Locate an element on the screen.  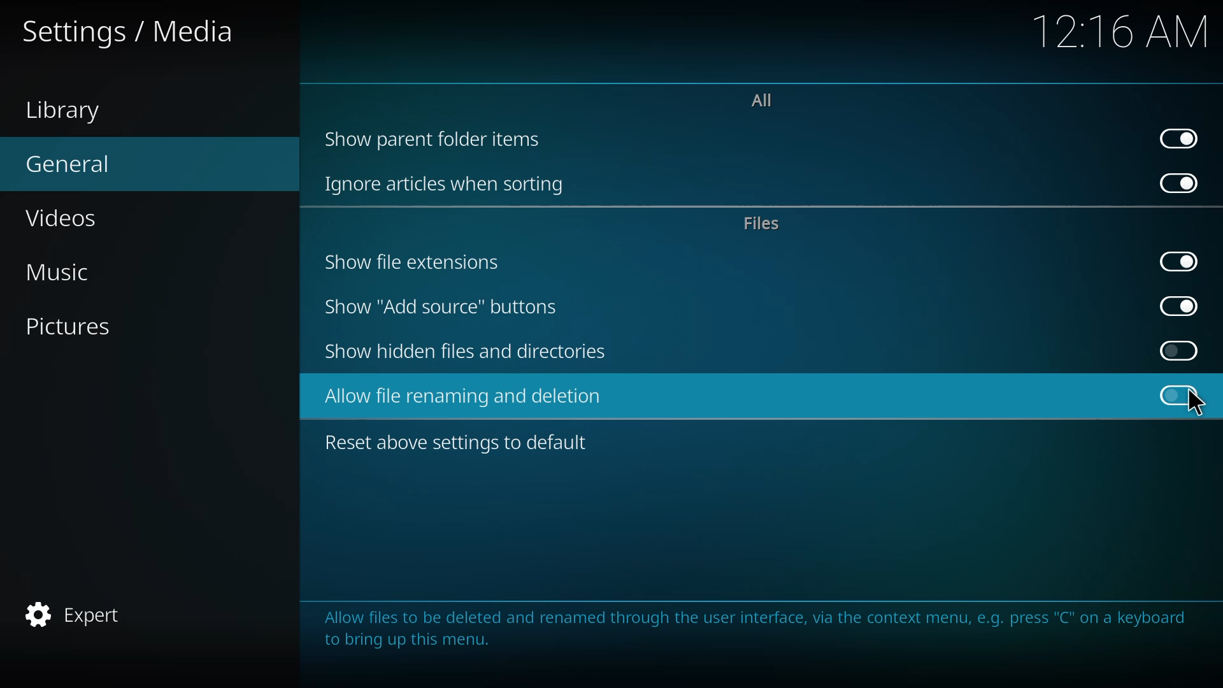
show file extensions is located at coordinates (413, 262).